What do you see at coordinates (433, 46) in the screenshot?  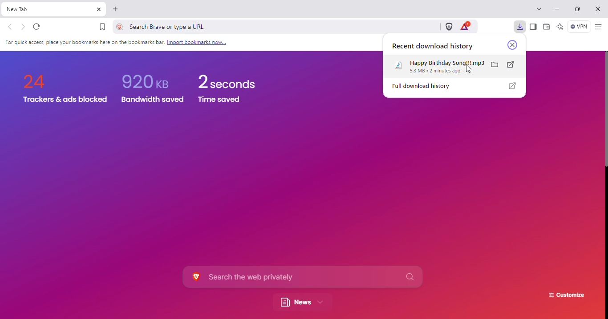 I see `recent download history` at bounding box center [433, 46].